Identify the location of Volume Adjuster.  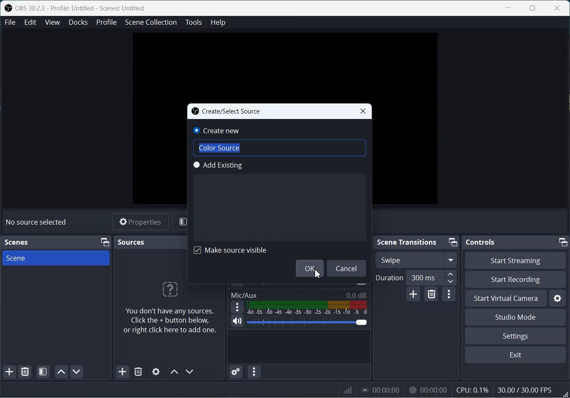
(308, 323).